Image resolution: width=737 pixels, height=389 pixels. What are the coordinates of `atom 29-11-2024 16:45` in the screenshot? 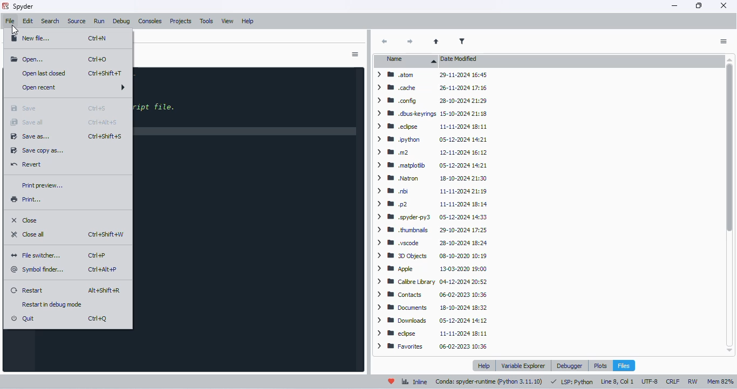 It's located at (430, 74).